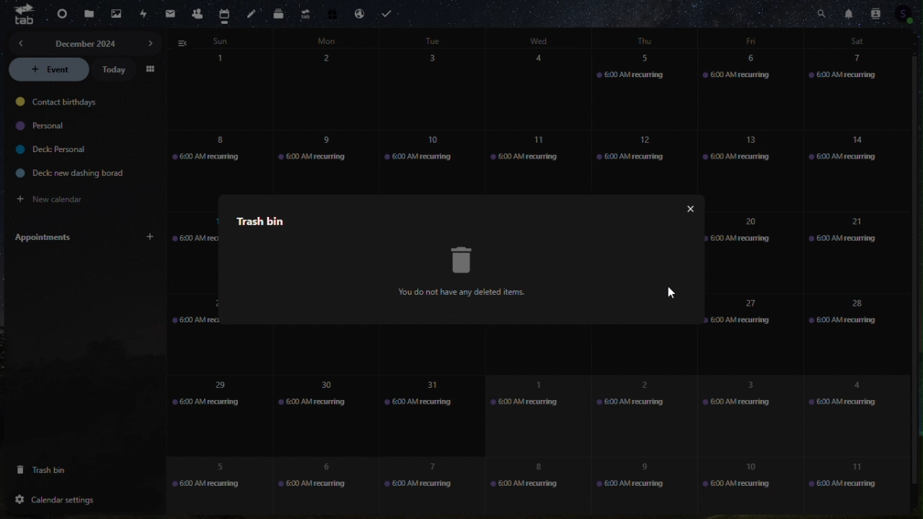  Describe the element at coordinates (83, 237) in the screenshot. I see `Appointments` at that location.